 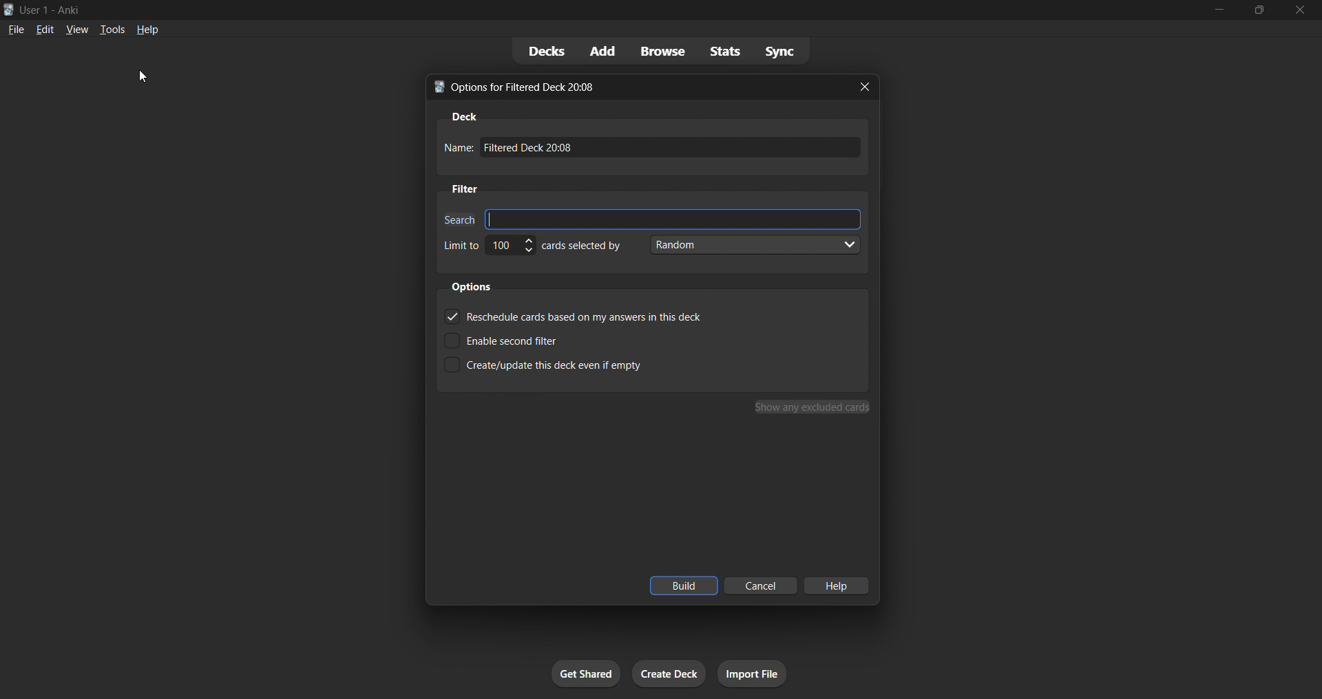 What do you see at coordinates (814, 407) in the screenshot?
I see `Show my excluded cards button` at bounding box center [814, 407].